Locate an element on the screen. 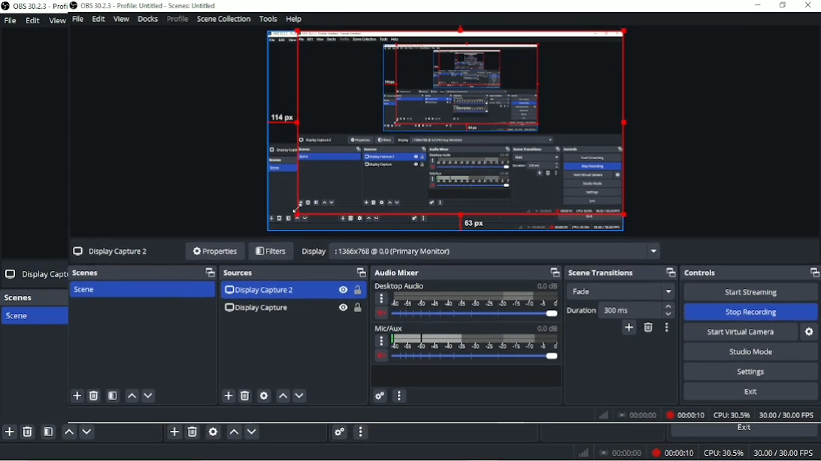 This screenshot has height=461, width=821. Move scene up is located at coordinates (69, 432).